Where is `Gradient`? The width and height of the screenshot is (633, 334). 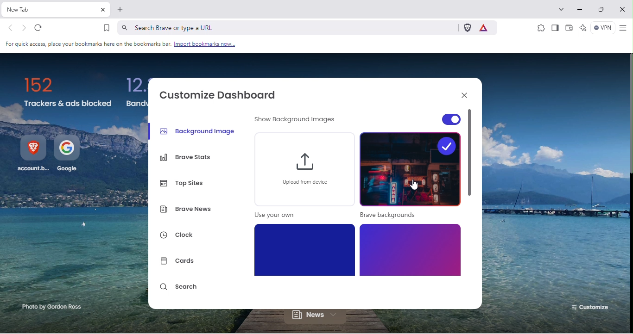 Gradient is located at coordinates (410, 250).